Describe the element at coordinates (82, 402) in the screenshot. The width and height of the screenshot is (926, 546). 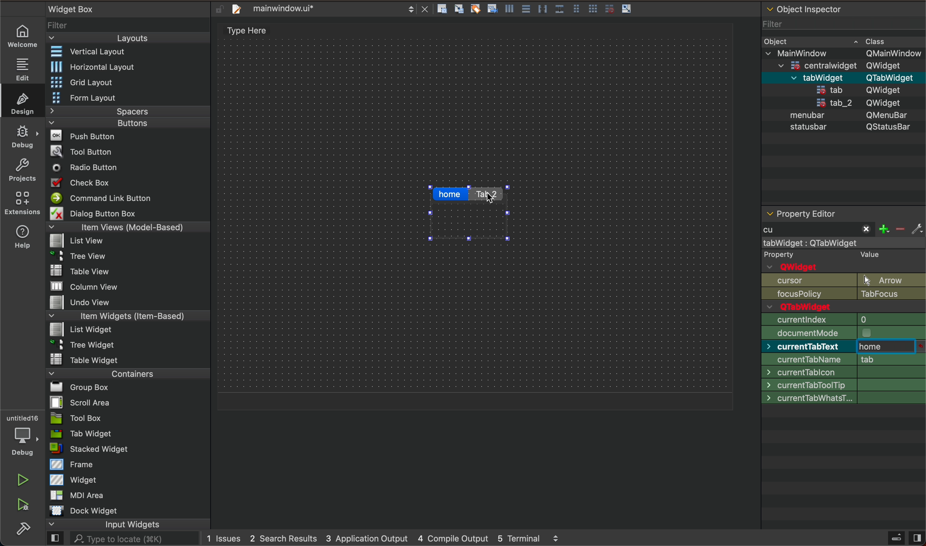
I see `Scroll Area` at that location.